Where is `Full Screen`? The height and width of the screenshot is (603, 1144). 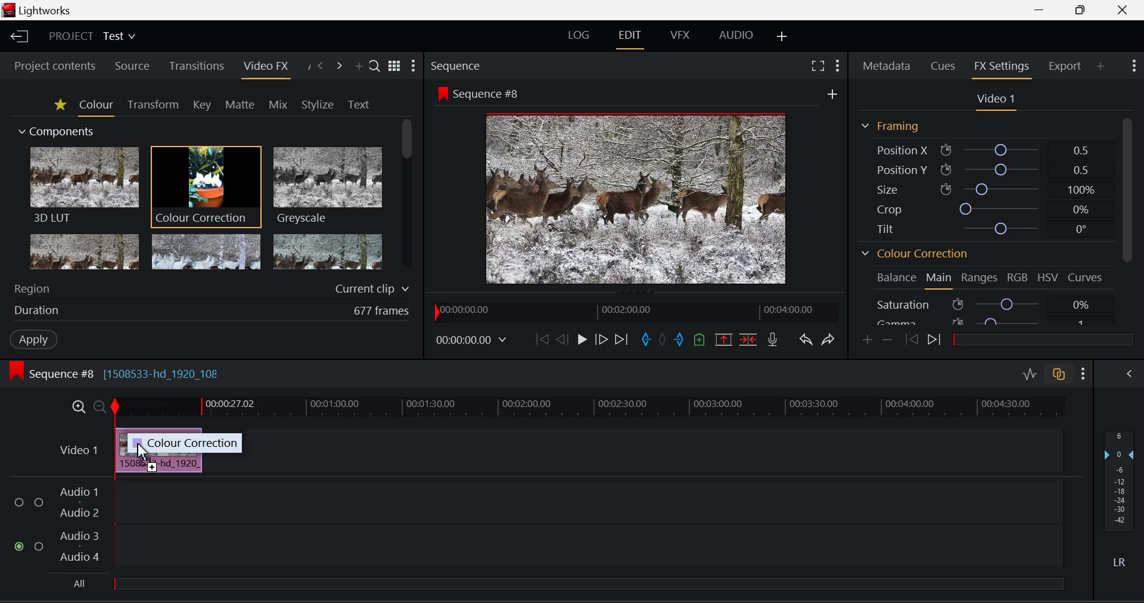 Full Screen is located at coordinates (818, 67).